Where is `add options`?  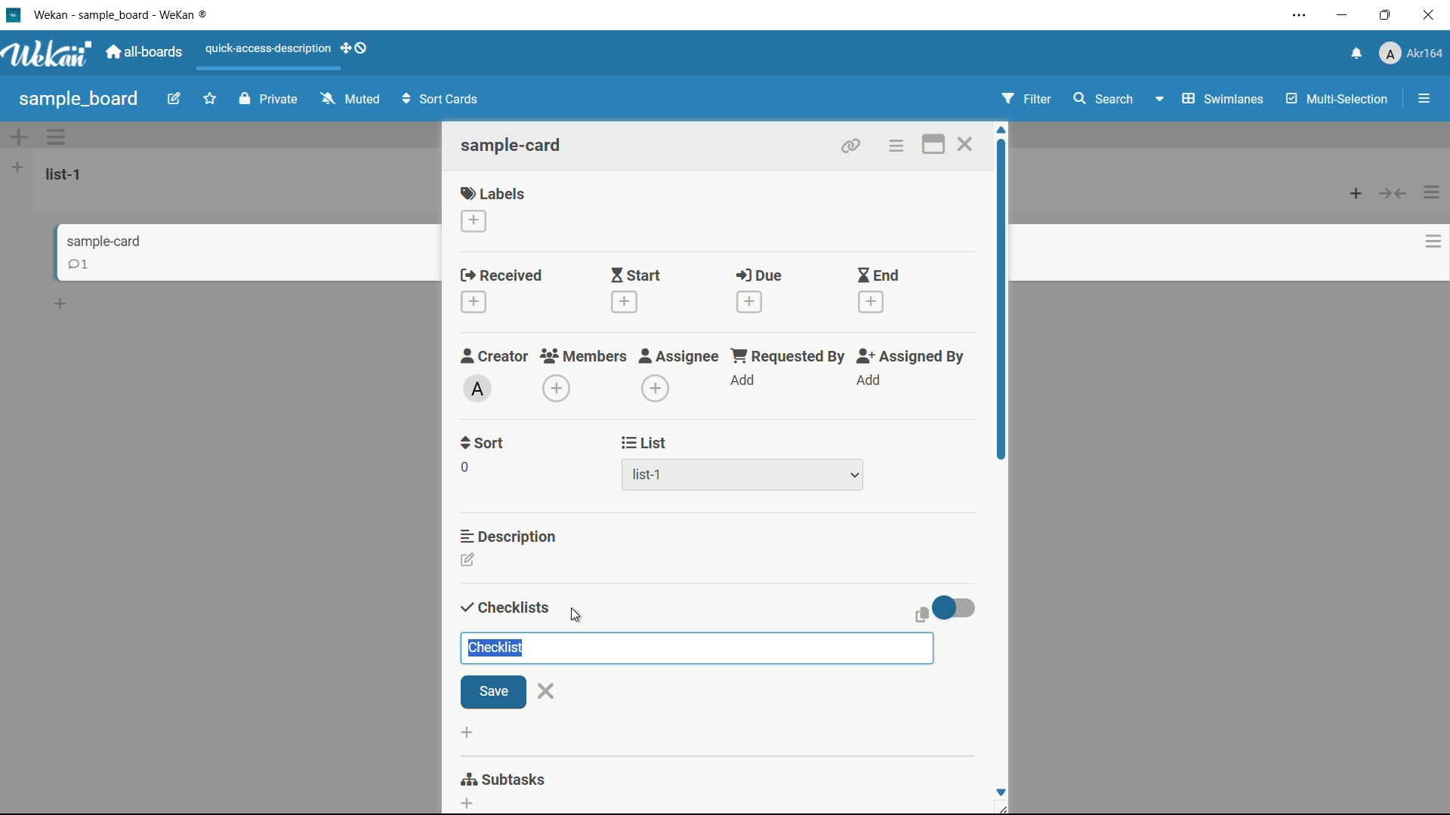 add options is located at coordinates (16, 136).